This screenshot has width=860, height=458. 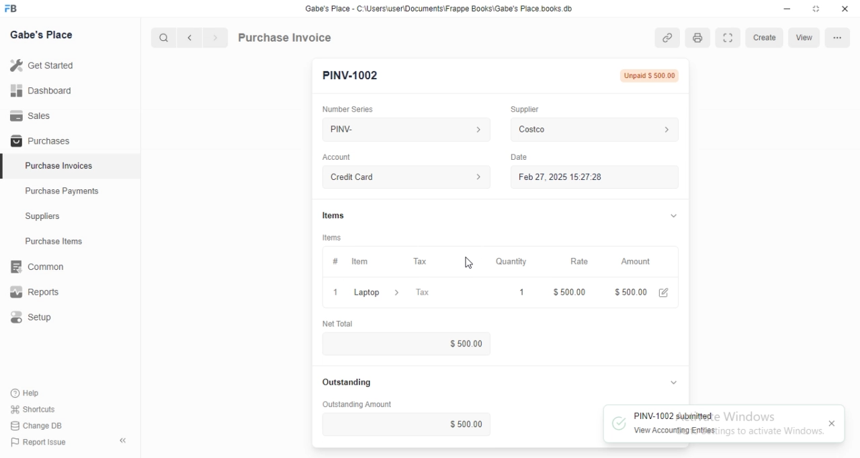 What do you see at coordinates (664, 293) in the screenshot?
I see `Edit` at bounding box center [664, 293].